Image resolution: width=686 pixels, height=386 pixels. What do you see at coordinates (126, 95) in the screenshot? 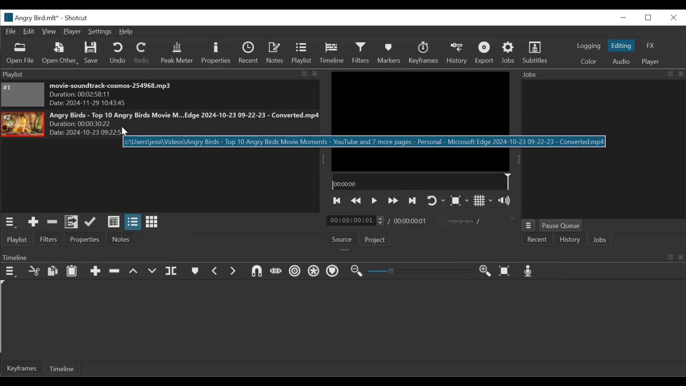
I see `movie-soundtrack-cosmos-254968.mp3
Duration: 00:02:58:11
Date: 2024-11-29 10:43:45` at bounding box center [126, 95].